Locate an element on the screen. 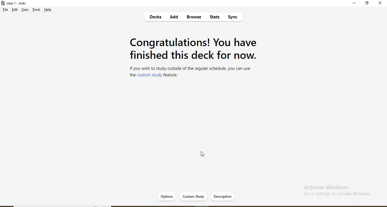  stats is located at coordinates (214, 18).